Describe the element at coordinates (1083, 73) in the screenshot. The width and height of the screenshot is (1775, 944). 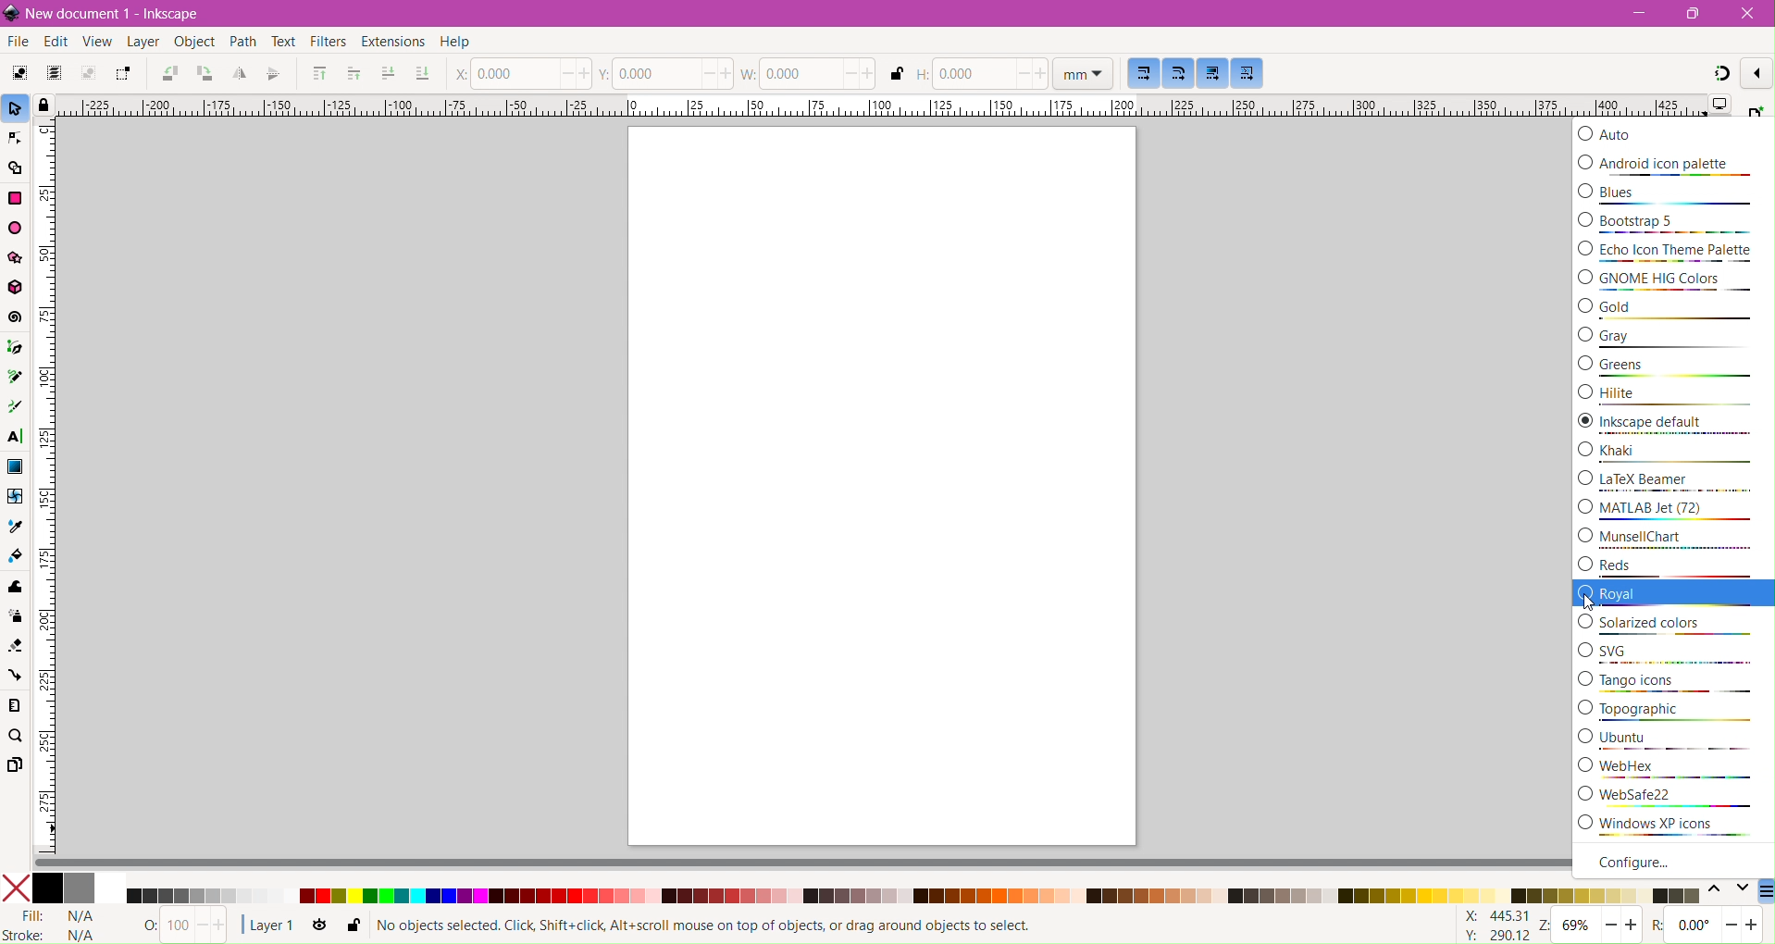
I see `Set Ruler dimension` at that location.